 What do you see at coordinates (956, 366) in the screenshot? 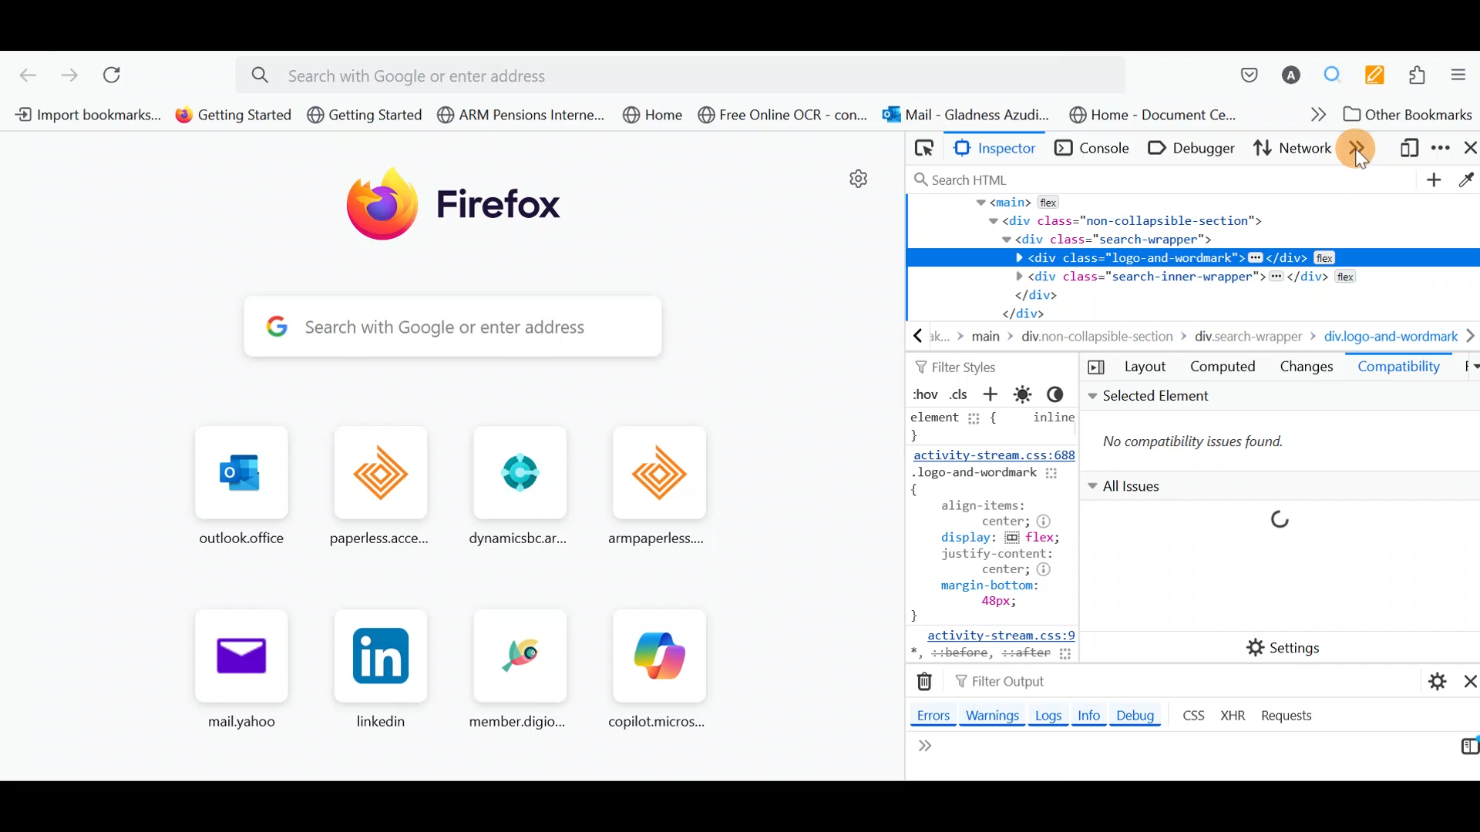
I see `Filter styles` at bounding box center [956, 366].